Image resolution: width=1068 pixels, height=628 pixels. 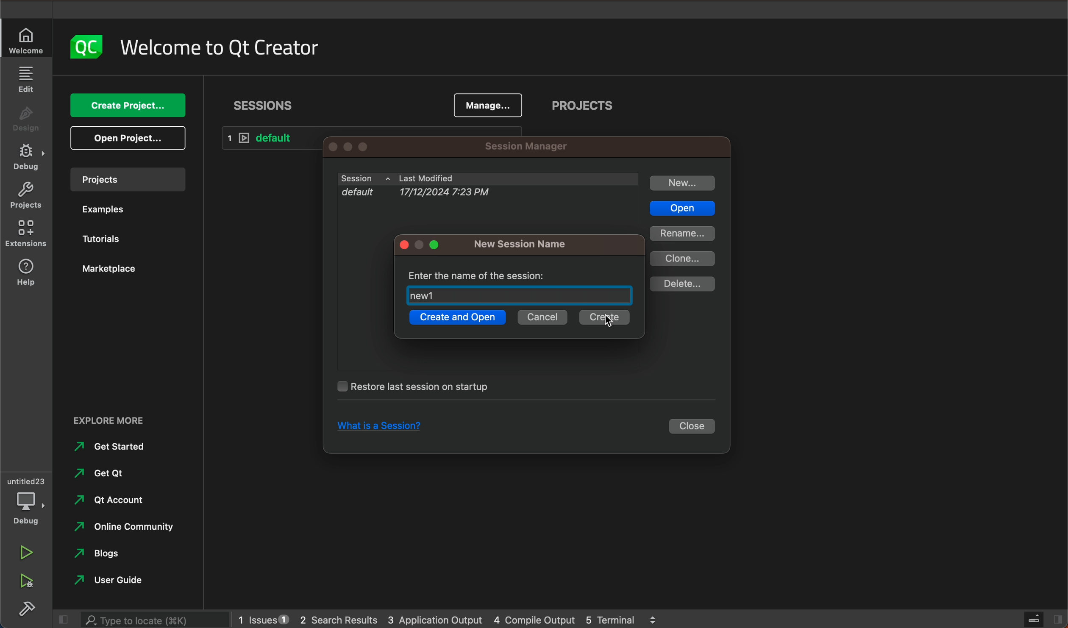 I want to click on build, so click(x=28, y=608).